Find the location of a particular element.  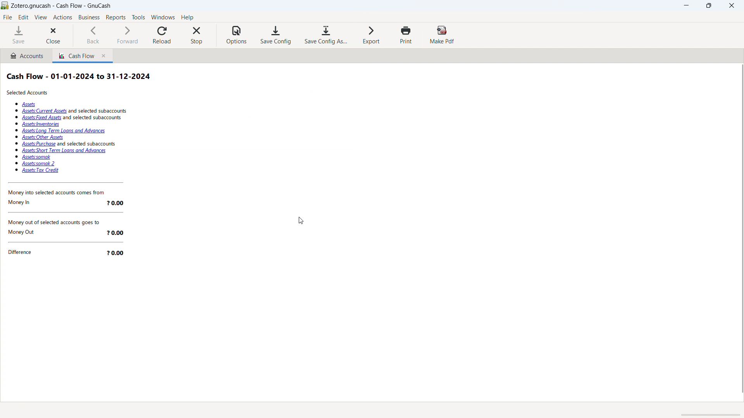

save is located at coordinates (19, 36).